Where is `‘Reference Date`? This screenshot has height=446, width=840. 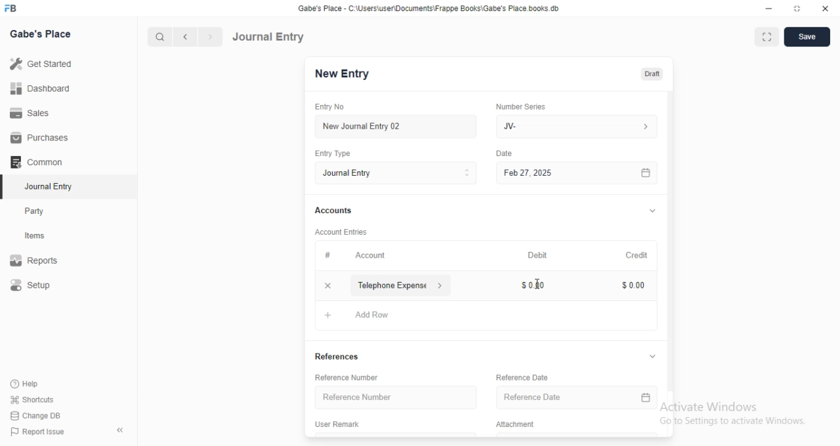
‘Reference Date is located at coordinates (517, 378).